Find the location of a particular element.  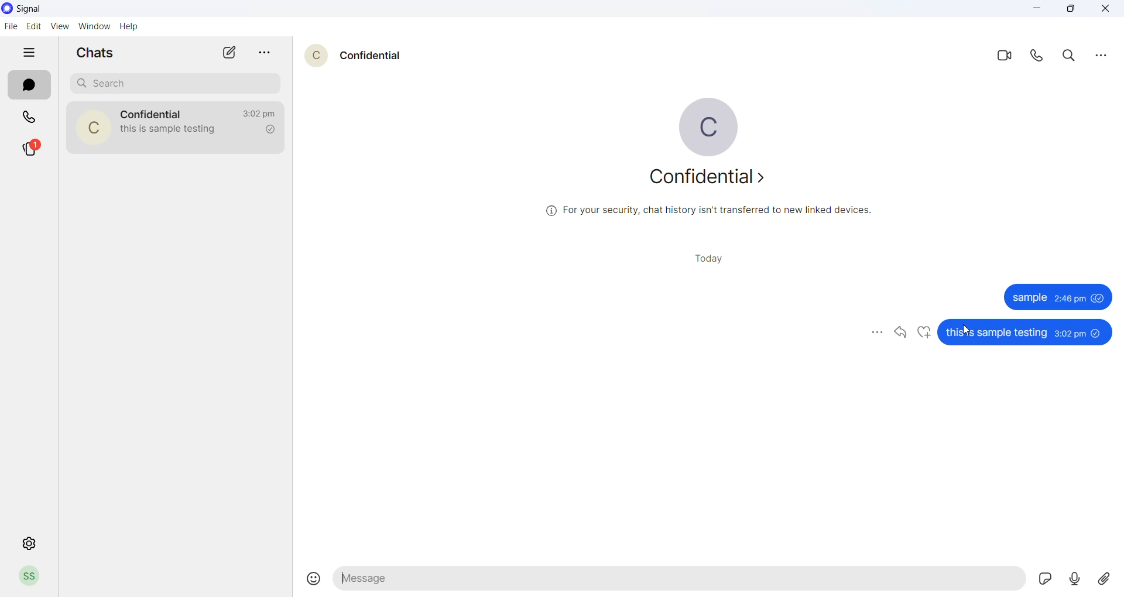

message text area is located at coordinates (678, 581).